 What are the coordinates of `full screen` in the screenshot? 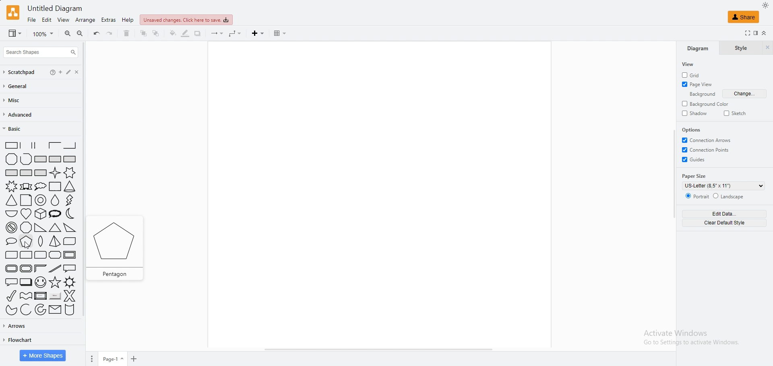 It's located at (745, 33).